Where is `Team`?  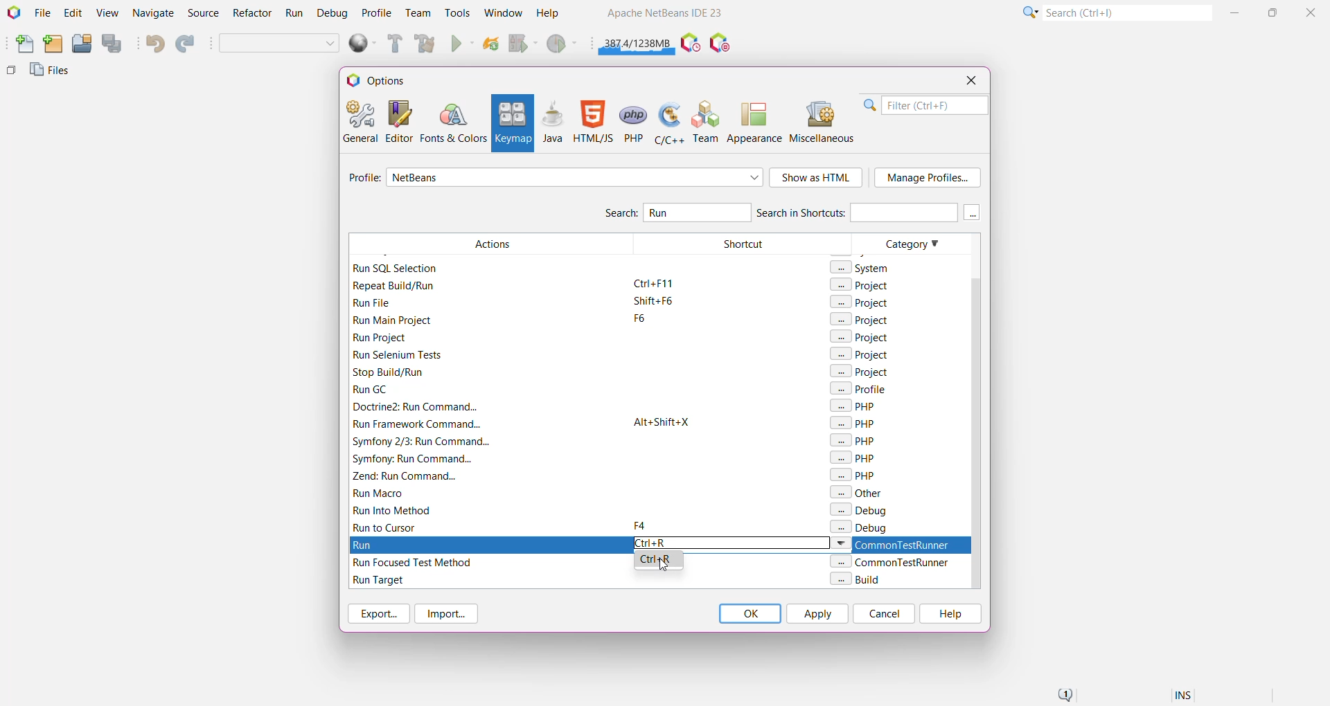
Team is located at coordinates (417, 13).